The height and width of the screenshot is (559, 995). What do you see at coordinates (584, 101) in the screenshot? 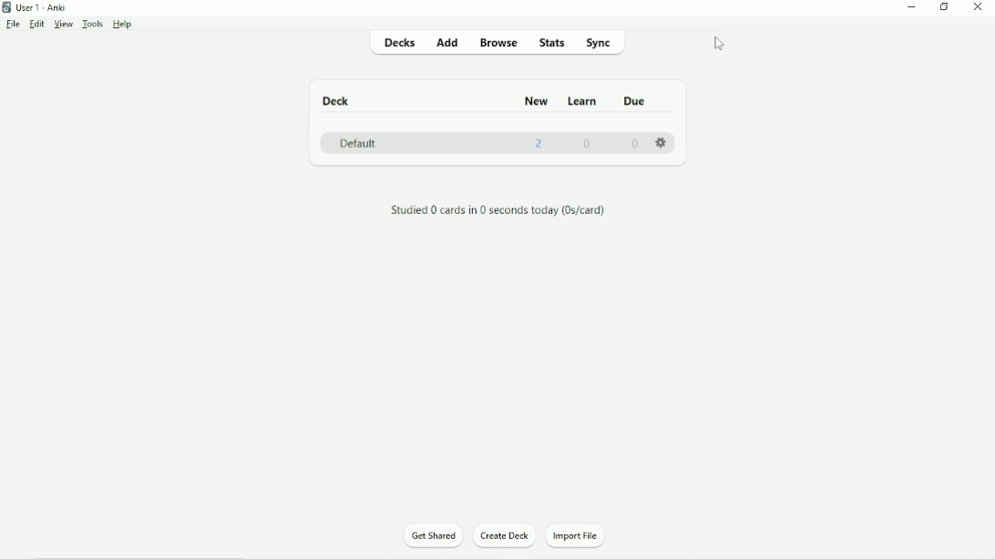
I see `Learn` at bounding box center [584, 101].